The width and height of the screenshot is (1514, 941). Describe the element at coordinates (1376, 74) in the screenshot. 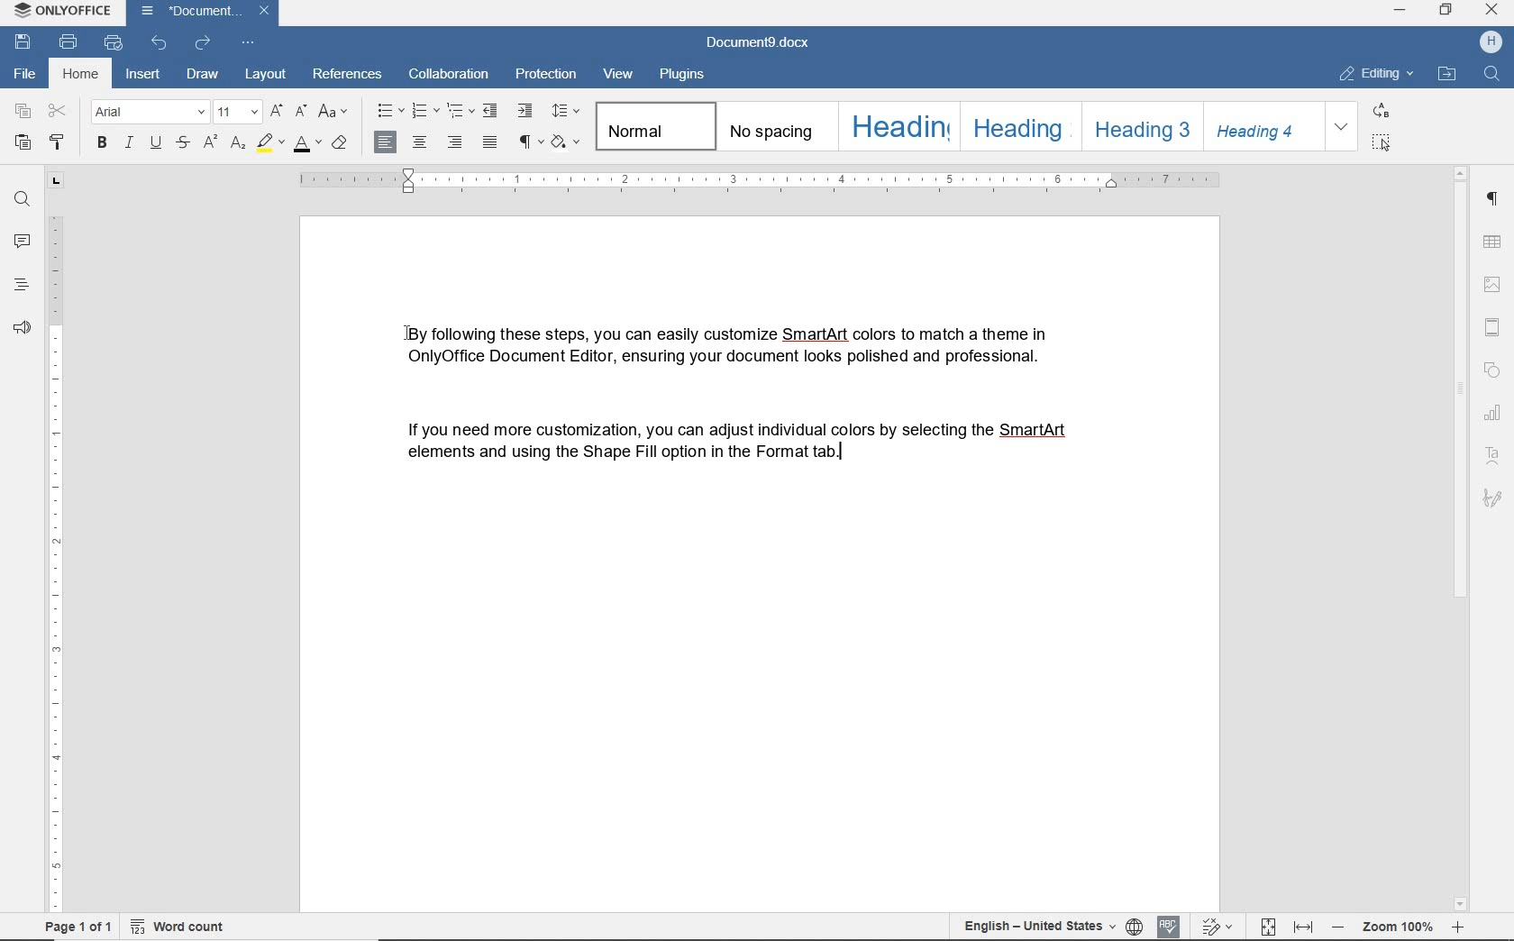

I see `editing` at that location.